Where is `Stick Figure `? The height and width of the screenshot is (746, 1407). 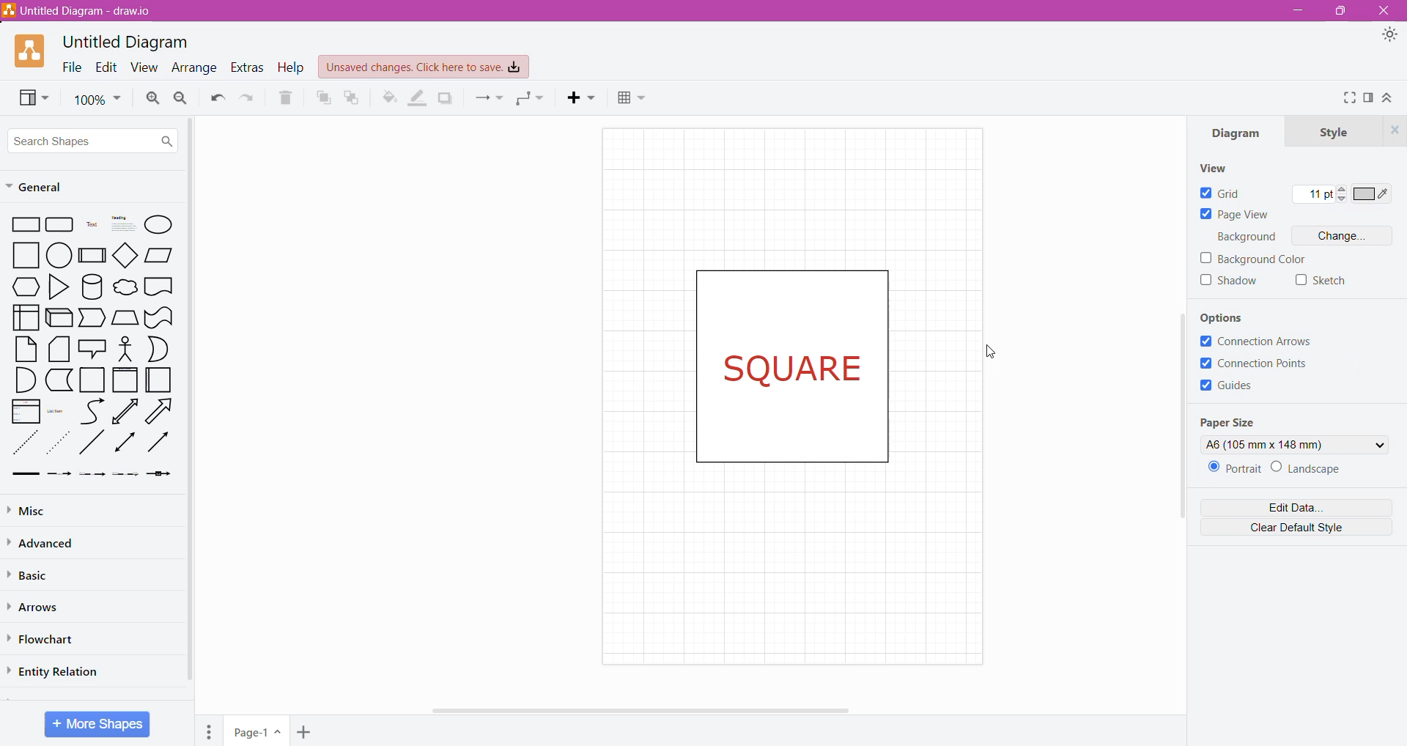
Stick Figure  is located at coordinates (126, 347).